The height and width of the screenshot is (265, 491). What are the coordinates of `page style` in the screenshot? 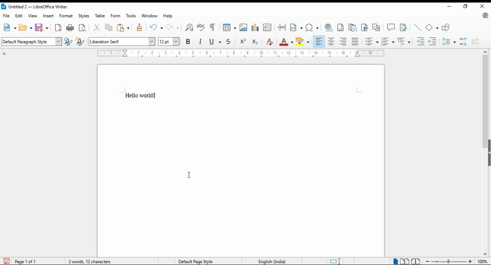 It's located at (201, 261).